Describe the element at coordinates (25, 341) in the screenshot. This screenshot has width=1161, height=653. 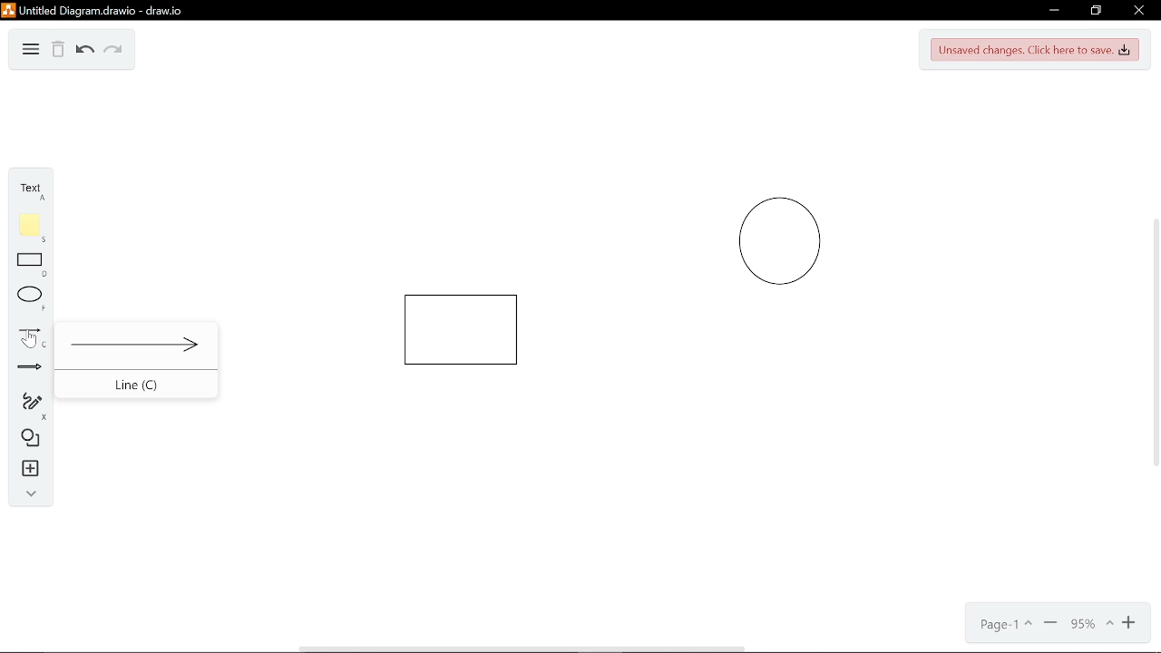
I see `Cursor` at that location.